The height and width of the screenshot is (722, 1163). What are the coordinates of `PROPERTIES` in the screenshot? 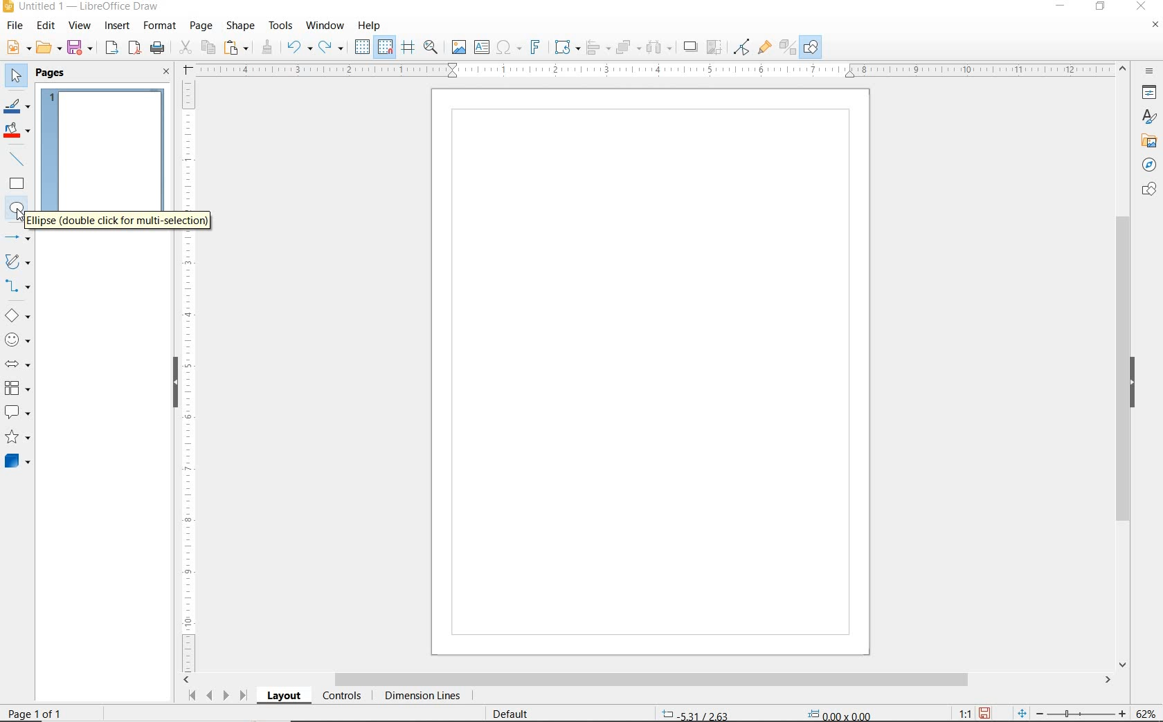 It's located at (1151, 95).